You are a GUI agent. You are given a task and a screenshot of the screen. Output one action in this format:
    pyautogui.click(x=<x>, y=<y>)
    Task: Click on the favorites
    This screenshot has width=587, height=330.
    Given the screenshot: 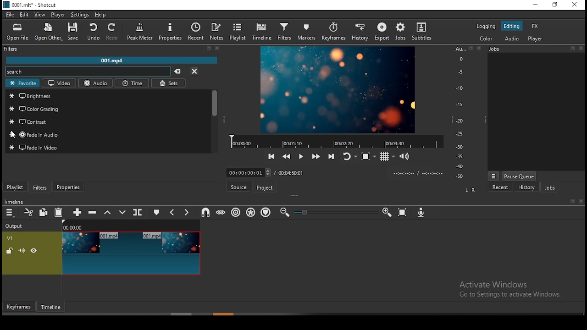 What is the action you would take?
    pyautogui.click(x=22, y=83)
    